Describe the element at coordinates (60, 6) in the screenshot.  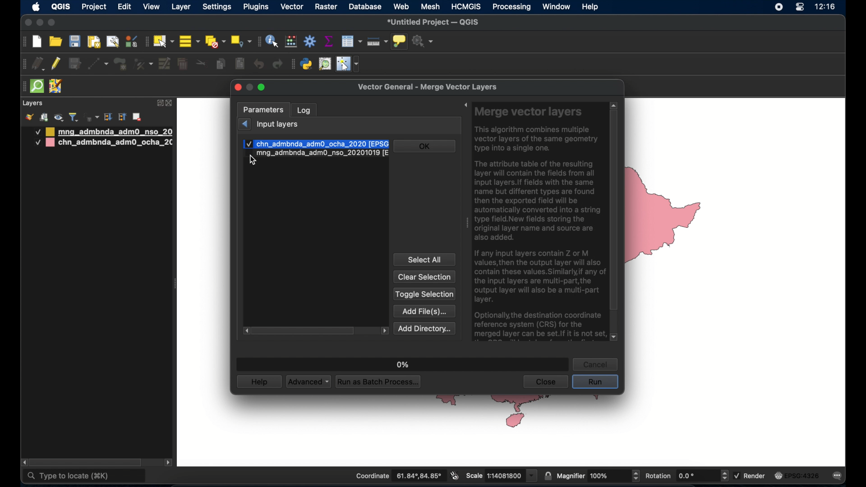
I see `QGIS` at that location.